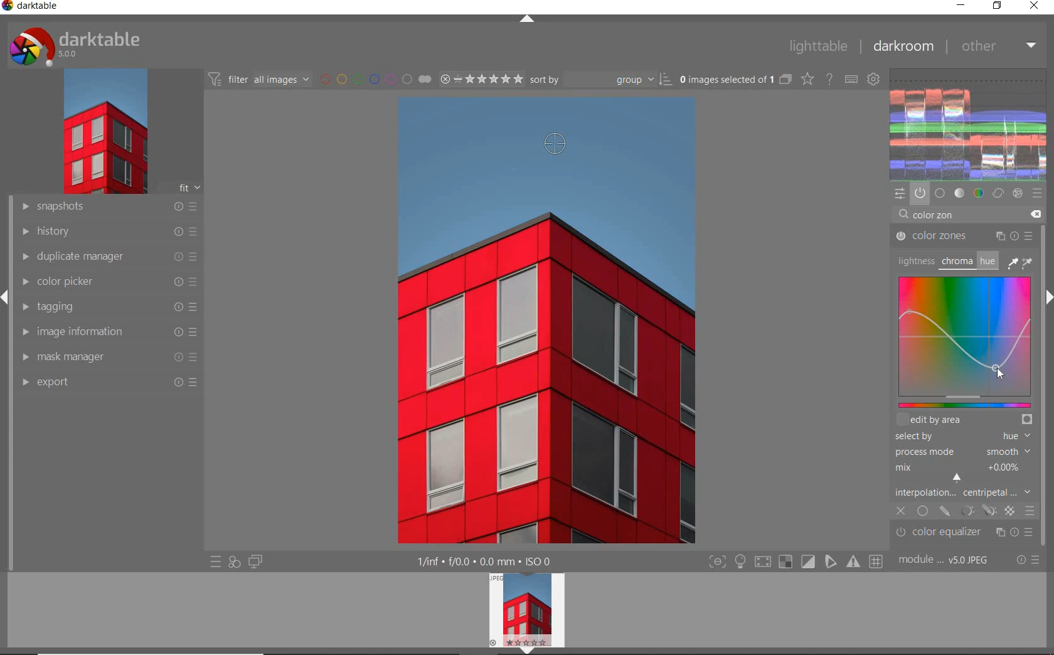 The image size is (1054, 655). What do you see at coordinates (110, 383) in the screenshot?
I see `export` at bounding box center [110, 383].